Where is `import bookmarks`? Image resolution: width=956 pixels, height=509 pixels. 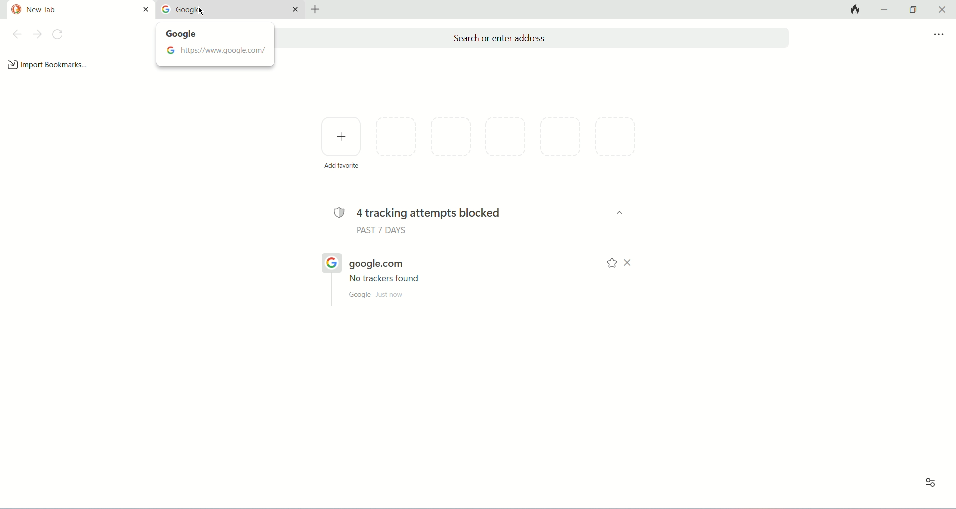
import bookmarks is located at coordinates (50, 64).